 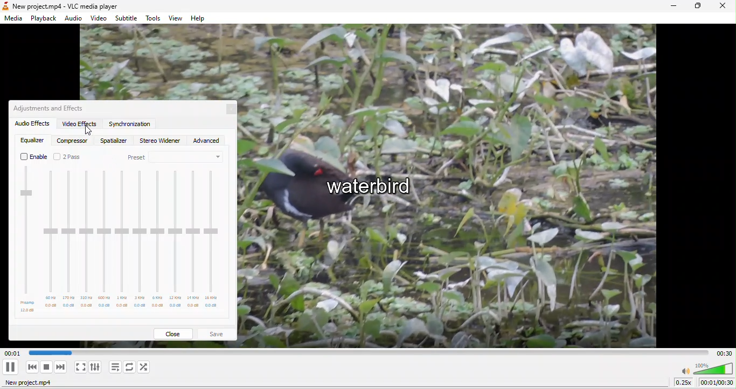 I want to click on random, so click(x=146, y=367).